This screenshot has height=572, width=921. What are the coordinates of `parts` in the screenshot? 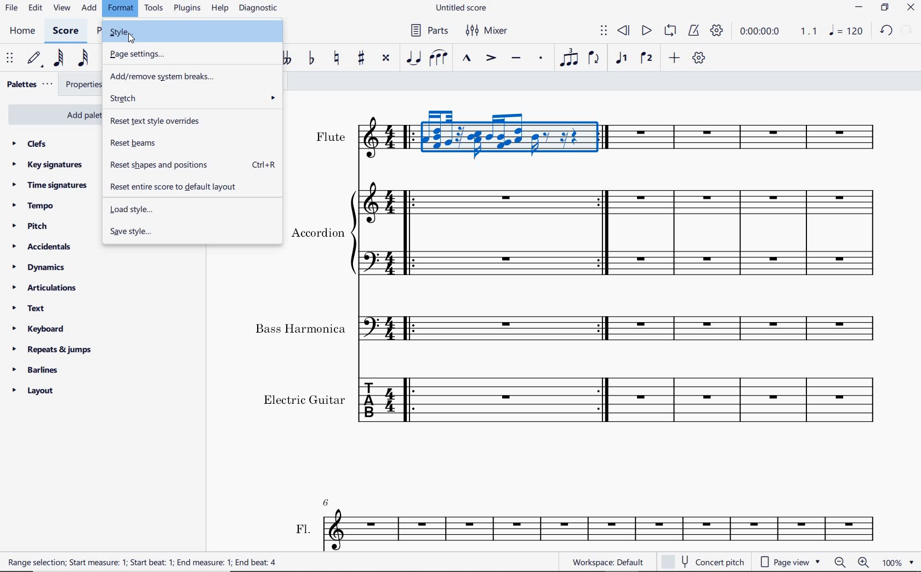 It's located at (427, 30).